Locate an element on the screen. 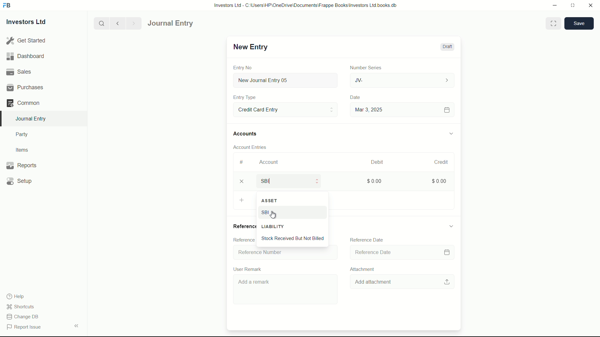  Reference Date is located at coordinates (401, 252).